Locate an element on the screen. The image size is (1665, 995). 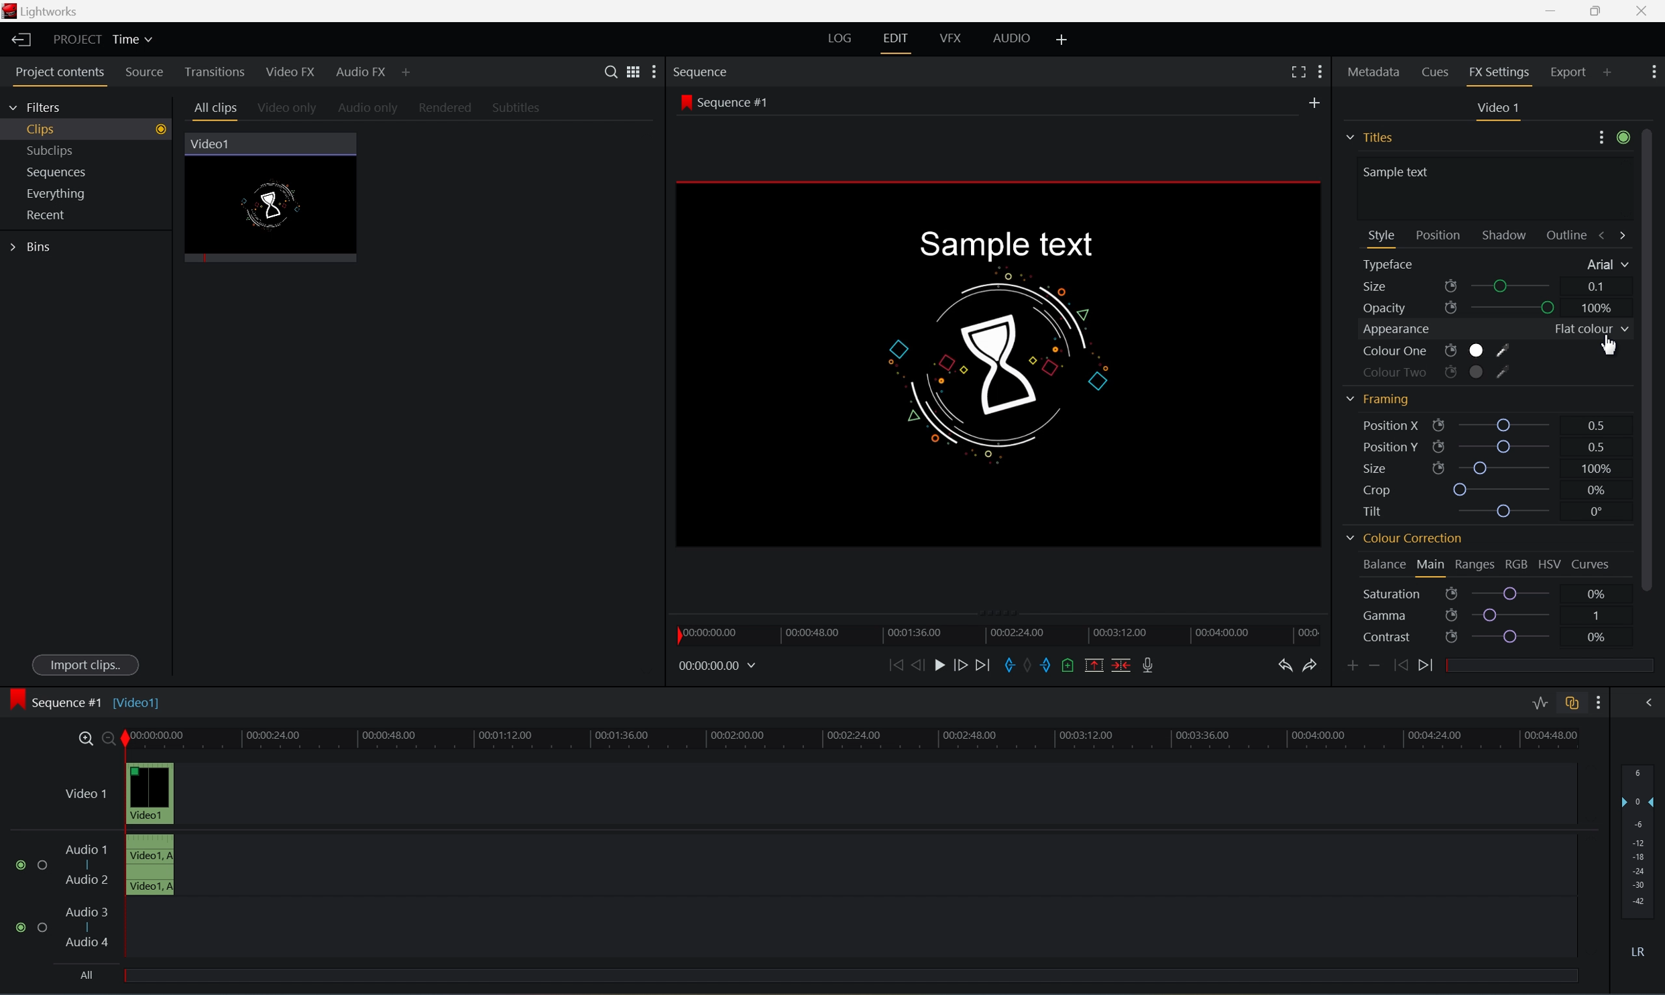
More is located at coordinates (408, 74).